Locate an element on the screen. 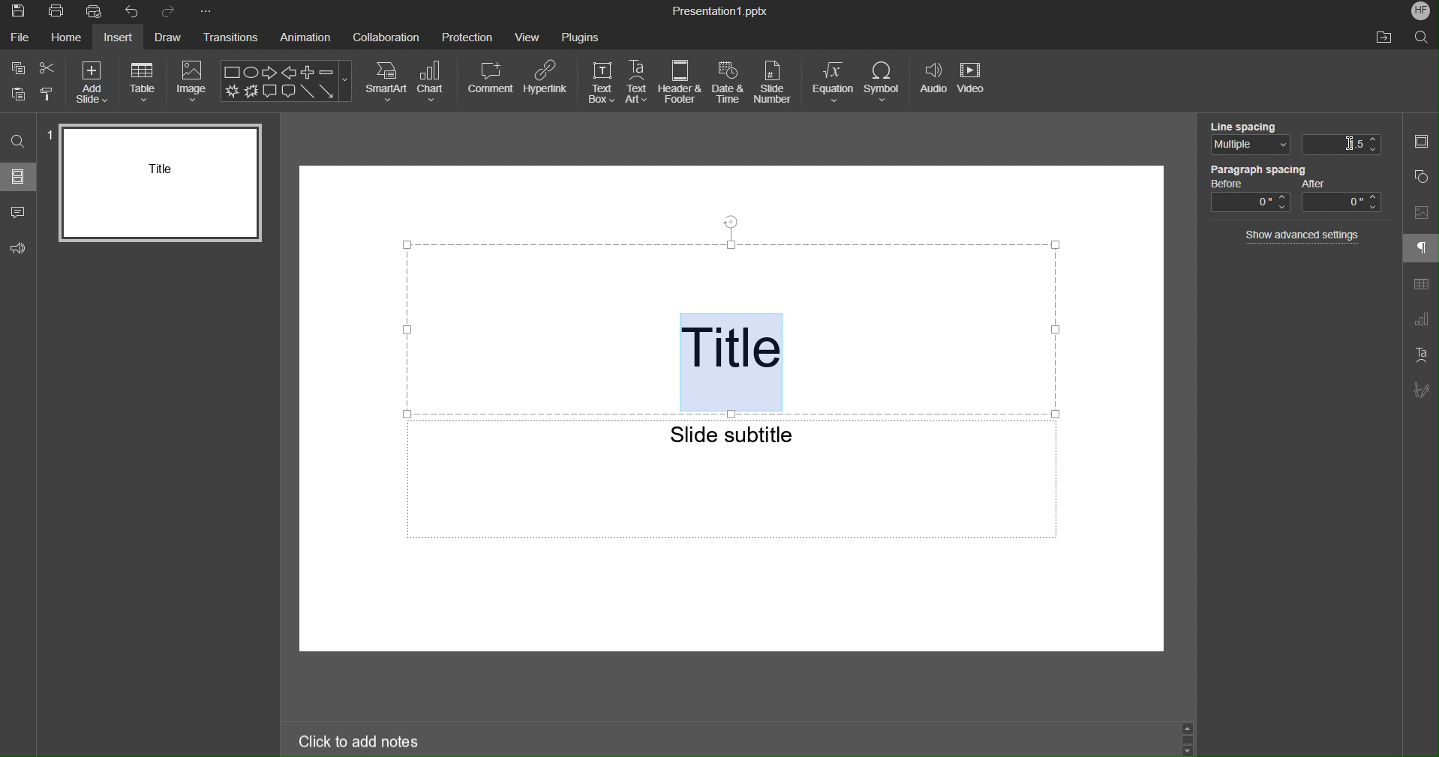 The width and height of the screenshot is (1439, 757). Comment is located at coordinates (490, 80).